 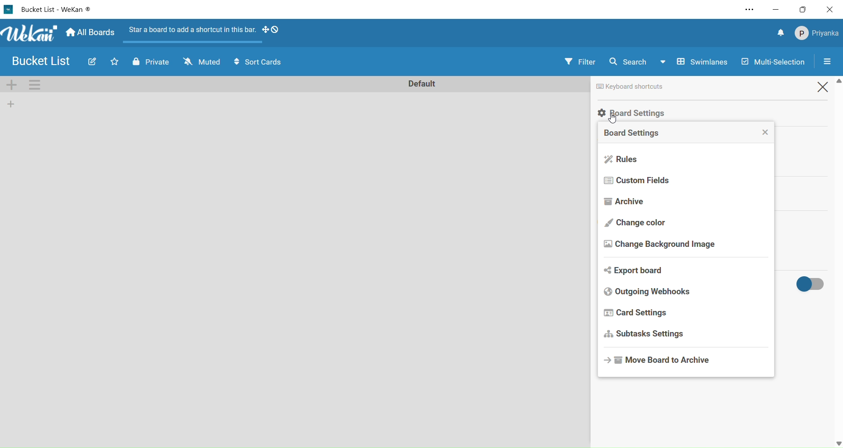 I want to click on rename, so click(x=424, y=84).